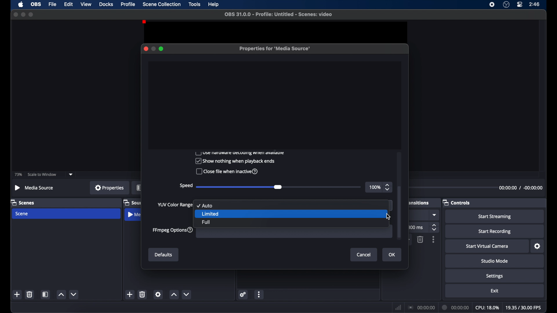 The height and width of the screenshot is (313, 557). Describe the element at coordinates (34, 188) in the screenshot. I see `media source` at that location.